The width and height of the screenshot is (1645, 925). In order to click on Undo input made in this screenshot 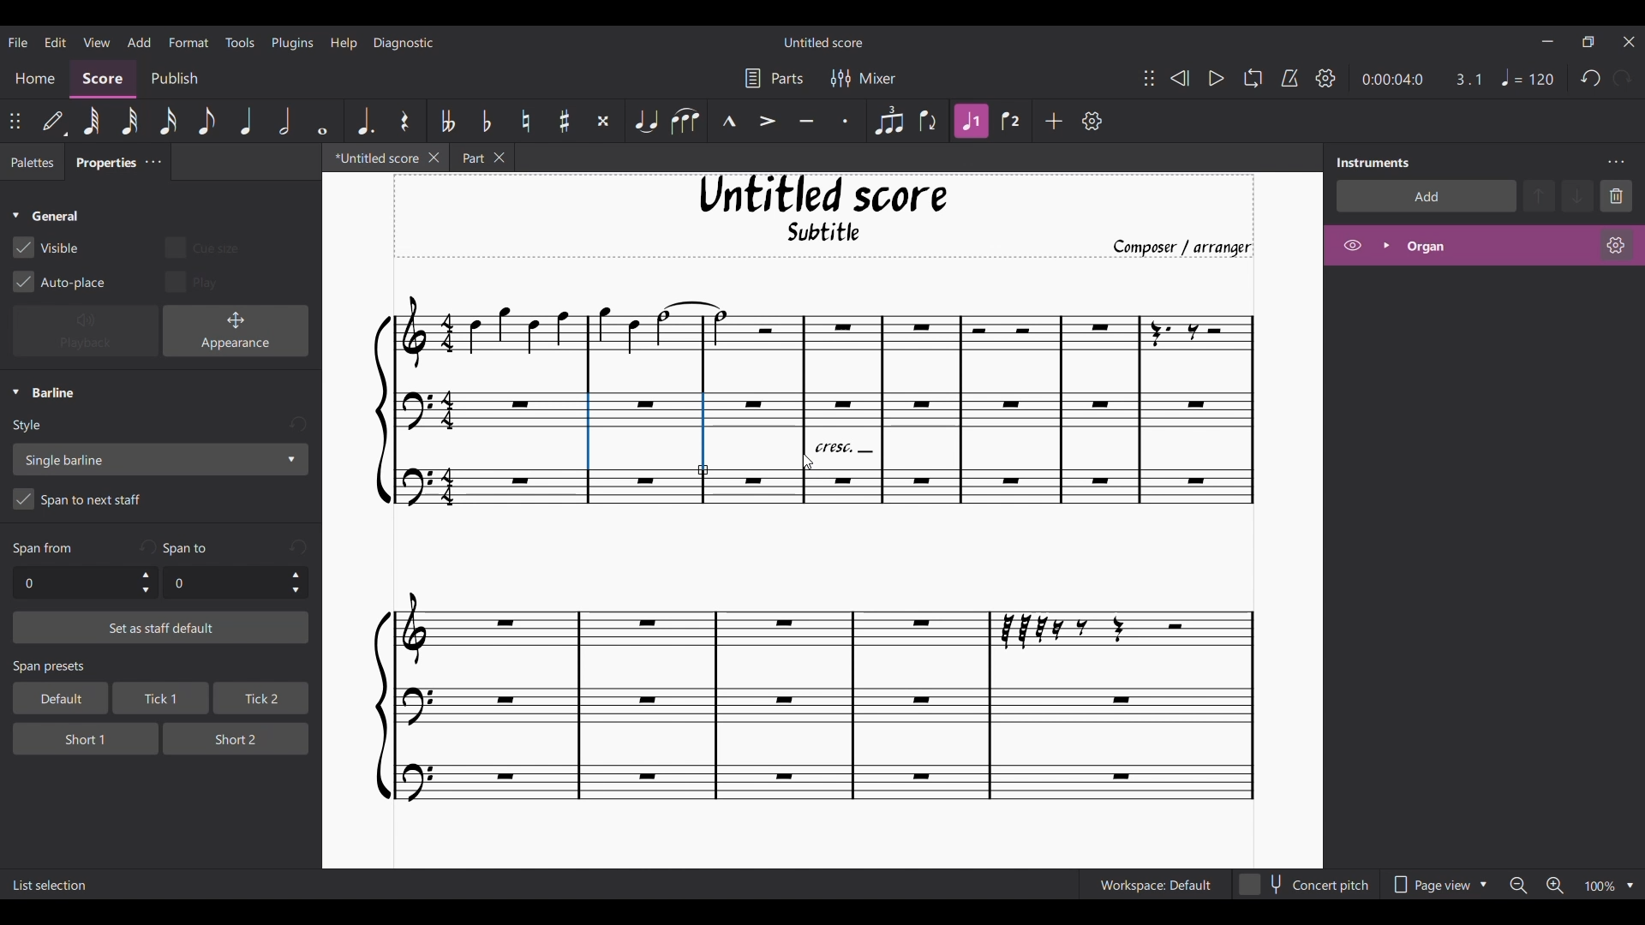, I will do `click(297, 425)`.